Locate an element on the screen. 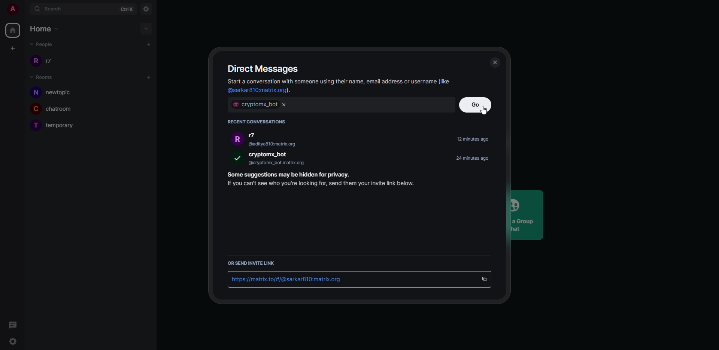 Image resolution: width=719 pixels, height=350 pixels. bot is located at coordinates (254, 104).